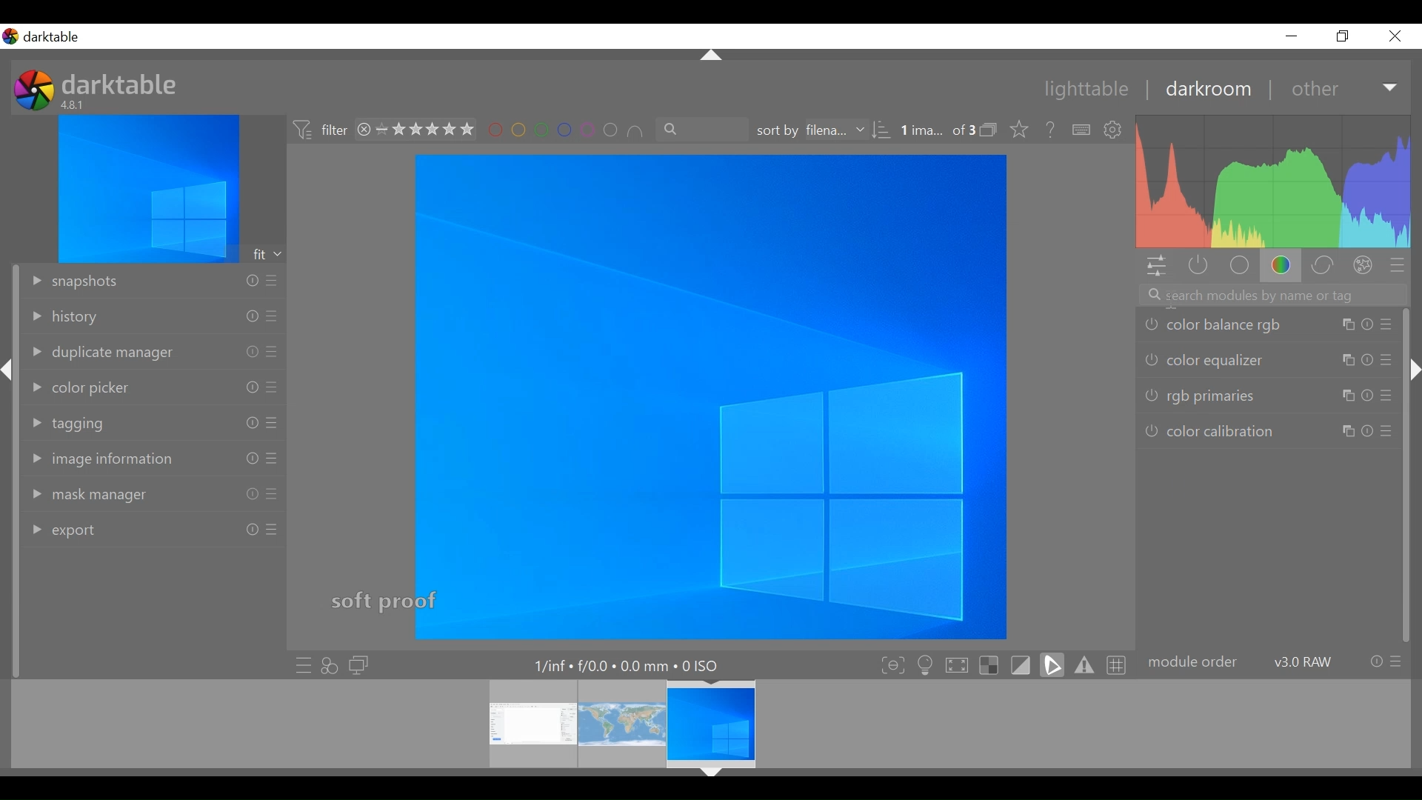 This screenshot has width=1422, height=800. I want to click on , so click(1349, 432).